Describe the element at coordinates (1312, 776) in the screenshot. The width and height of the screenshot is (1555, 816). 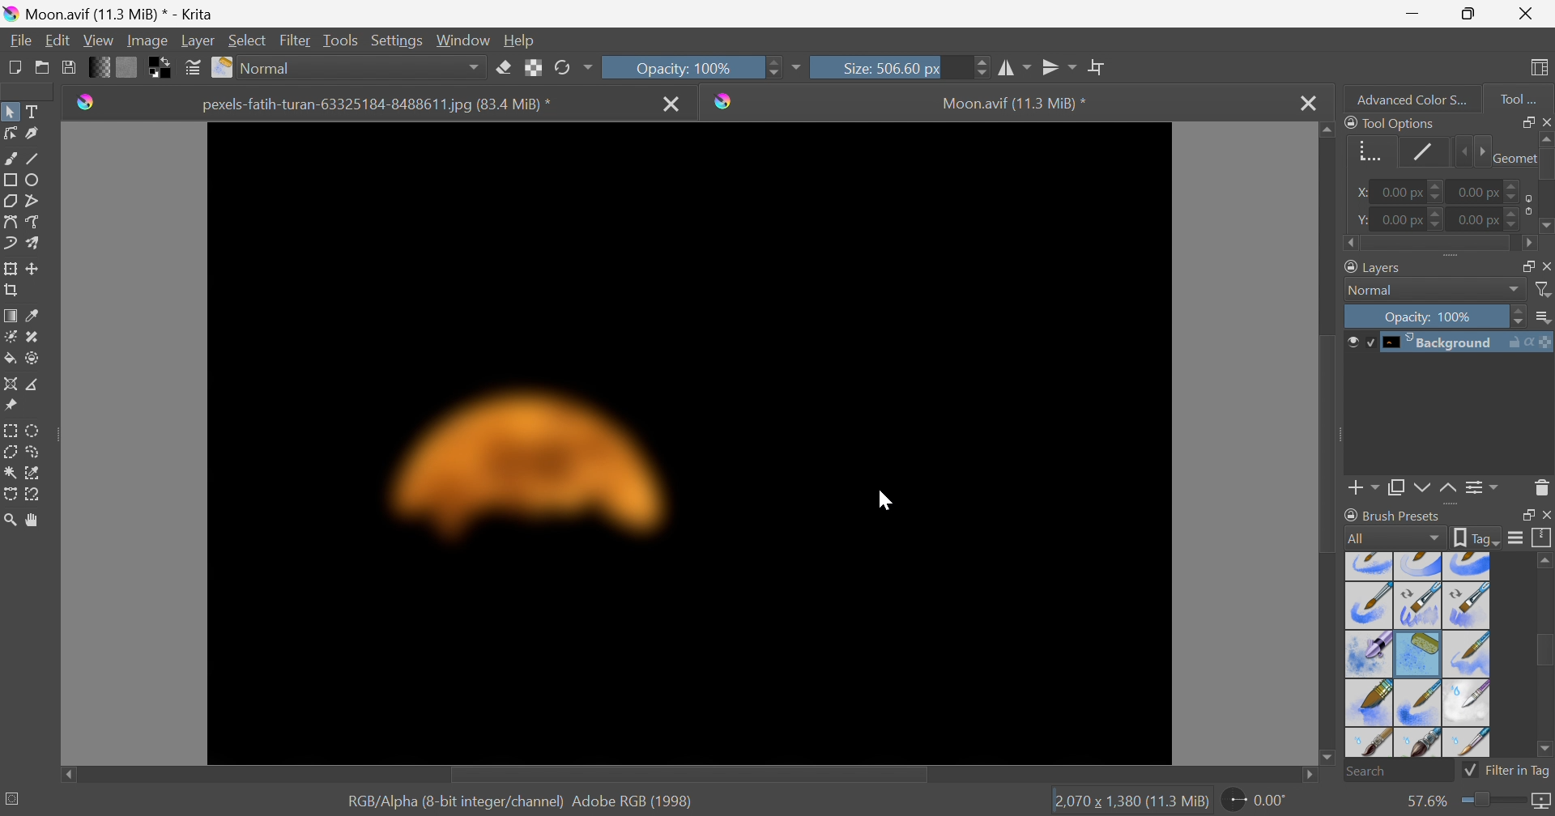
I see `Scroll right` at that location.